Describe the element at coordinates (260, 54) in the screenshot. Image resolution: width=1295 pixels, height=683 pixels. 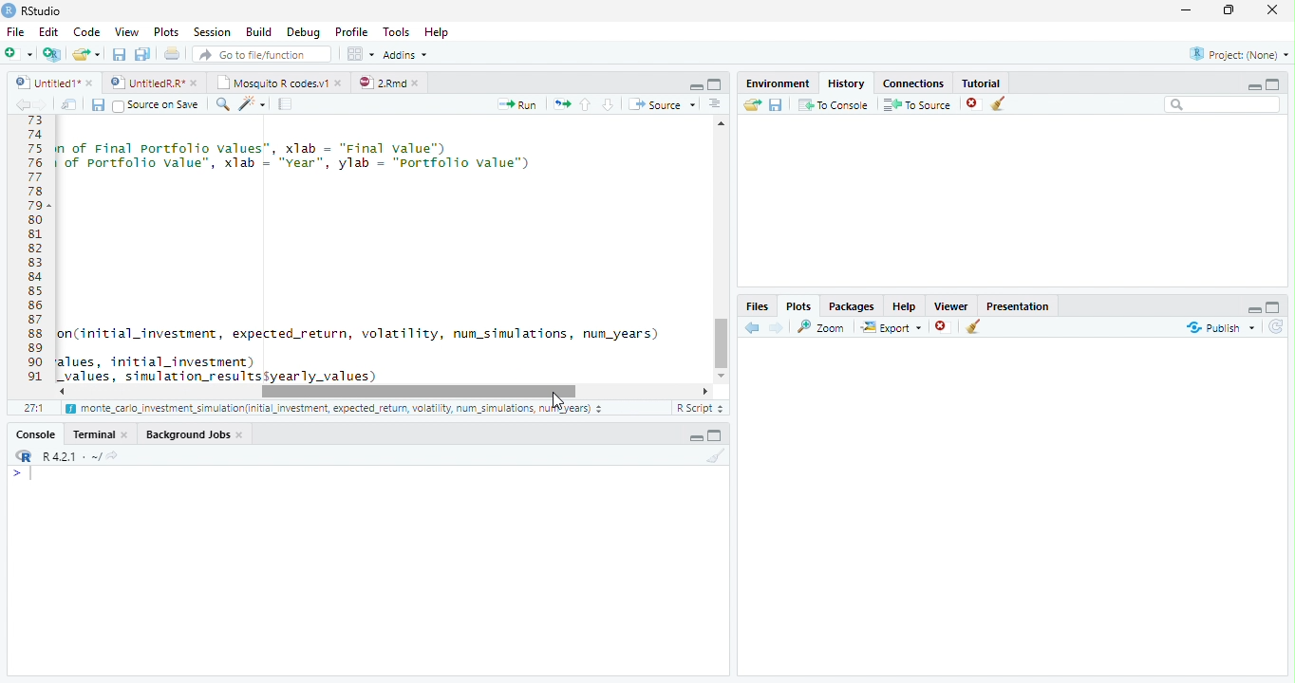
I see `Go to file/function` at that location.